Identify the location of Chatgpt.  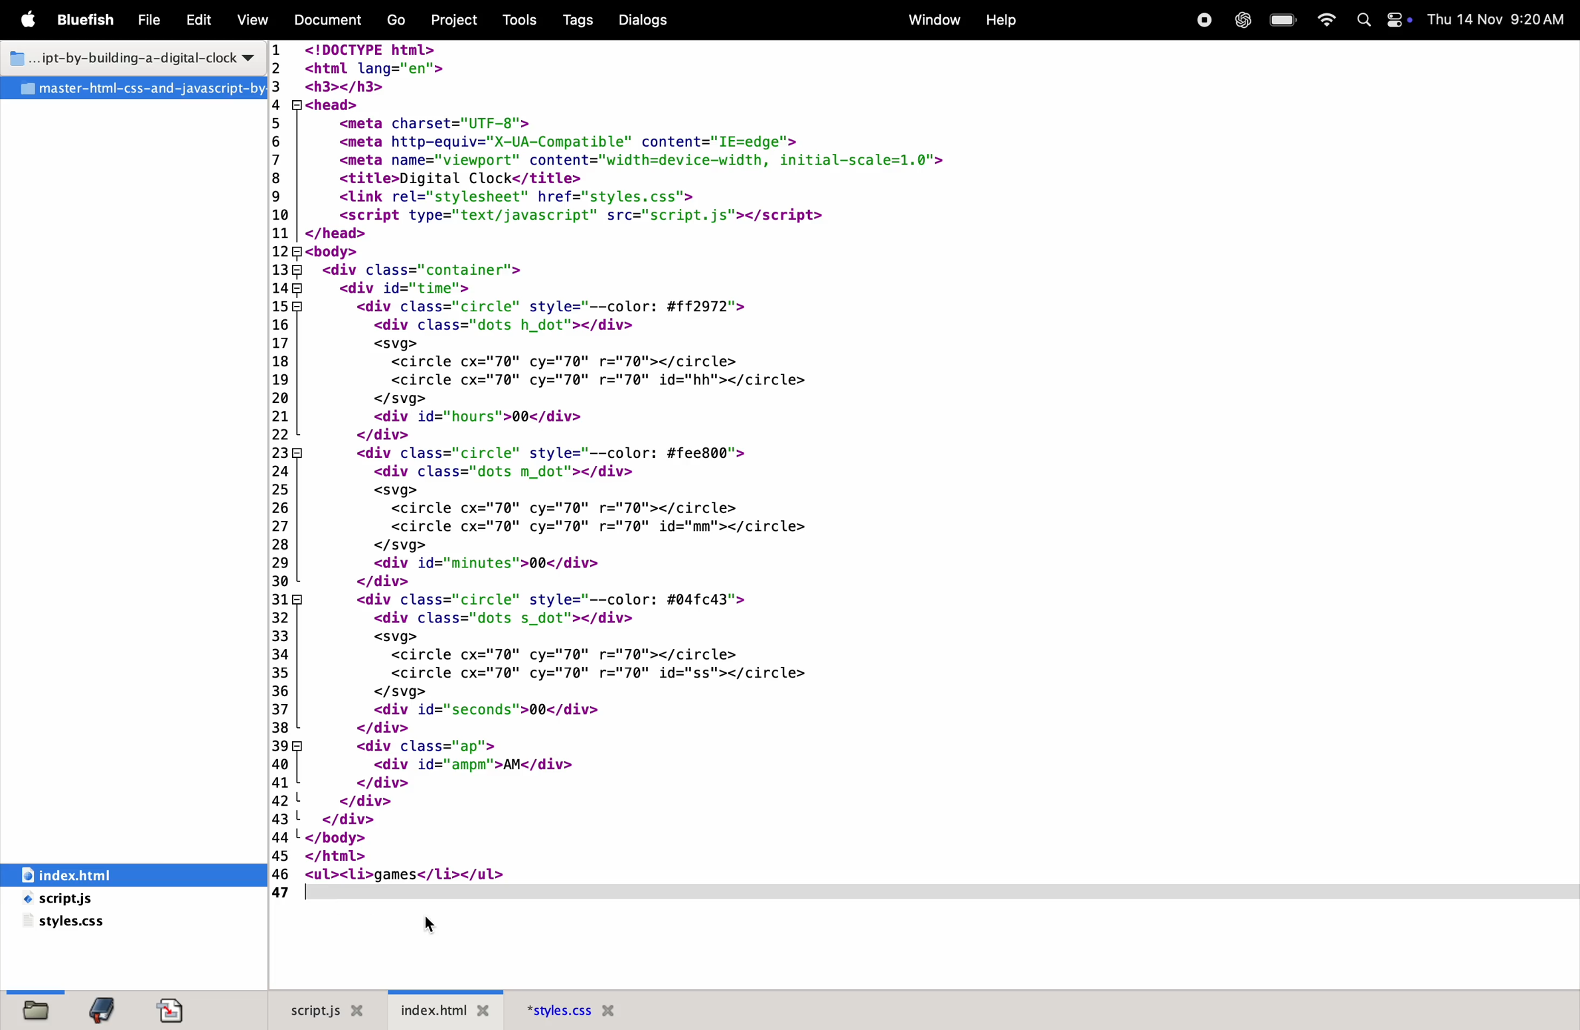
(1239, 21).